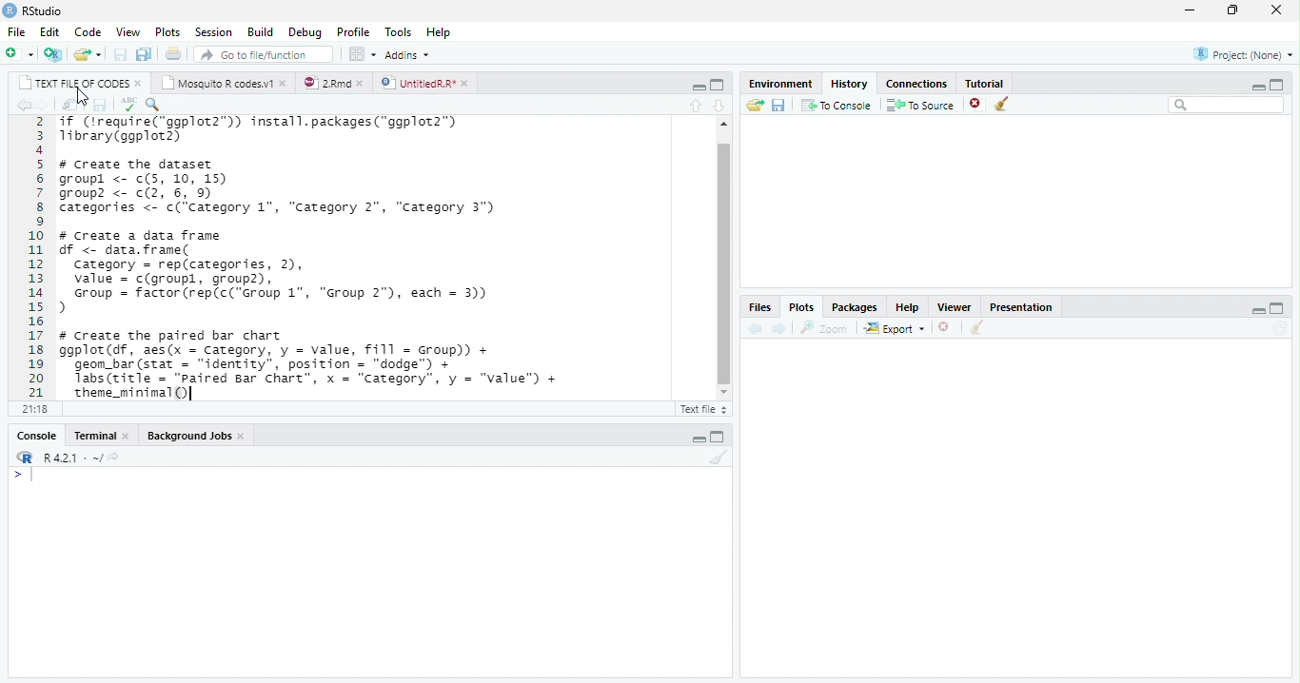  I want to click on help, so click(908, 305).